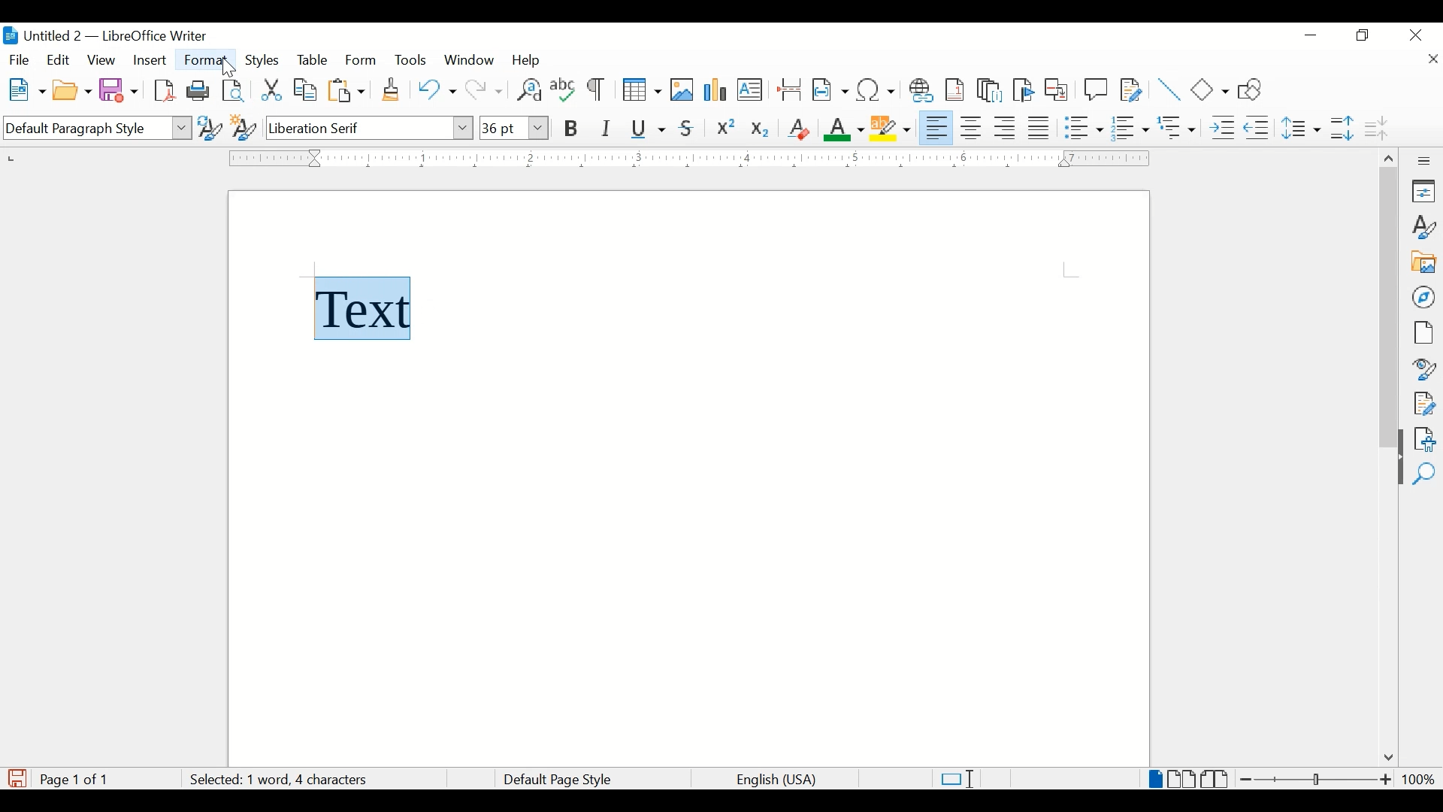 The width and height of the screenshot is (1443, 812). I want to click on toggle ordered list, so click(1130, 127).